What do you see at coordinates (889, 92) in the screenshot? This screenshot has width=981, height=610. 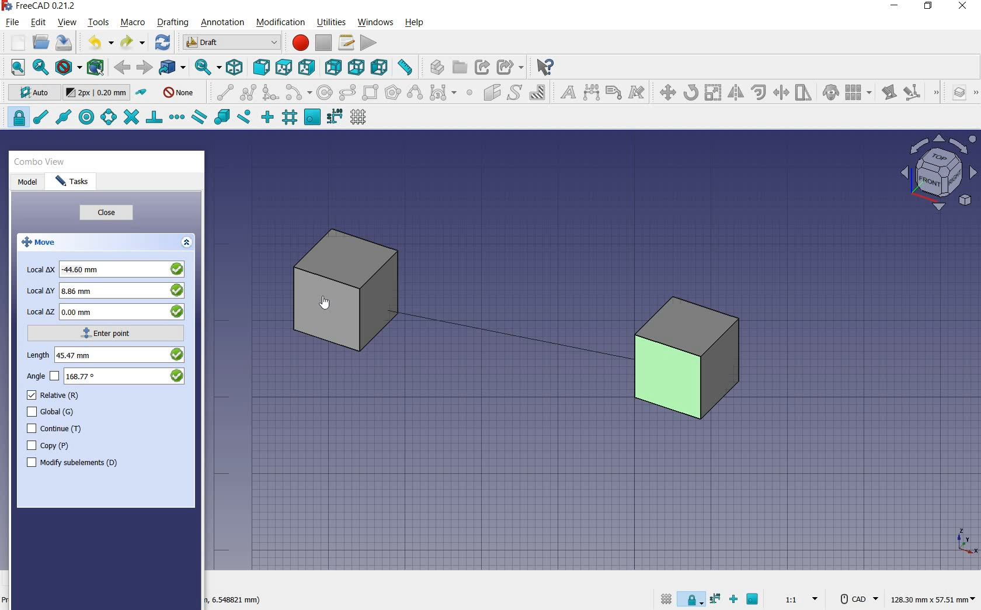 I see `edit` at bounding box center [889, 92].